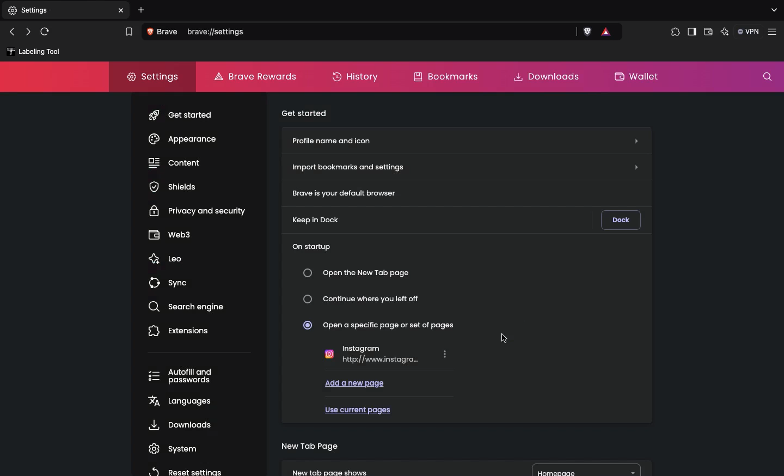 The width and height of the screenshot is (784, 476). What do you see at coordinates (185, 377) in the screenshot?
I see `Autofill and passwords` at bounding box center [185, 377].